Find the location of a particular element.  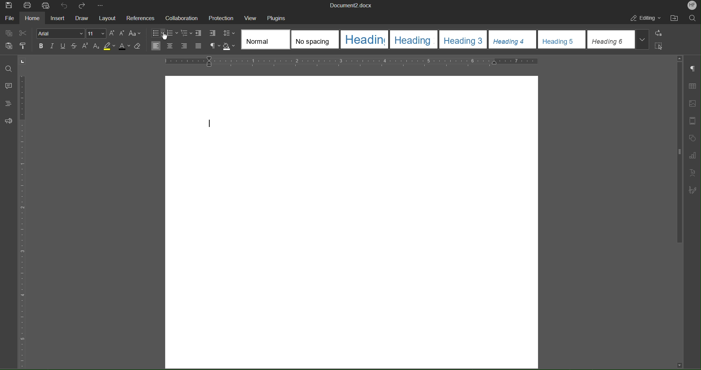

text cursor is located at coordinates (210, 124).